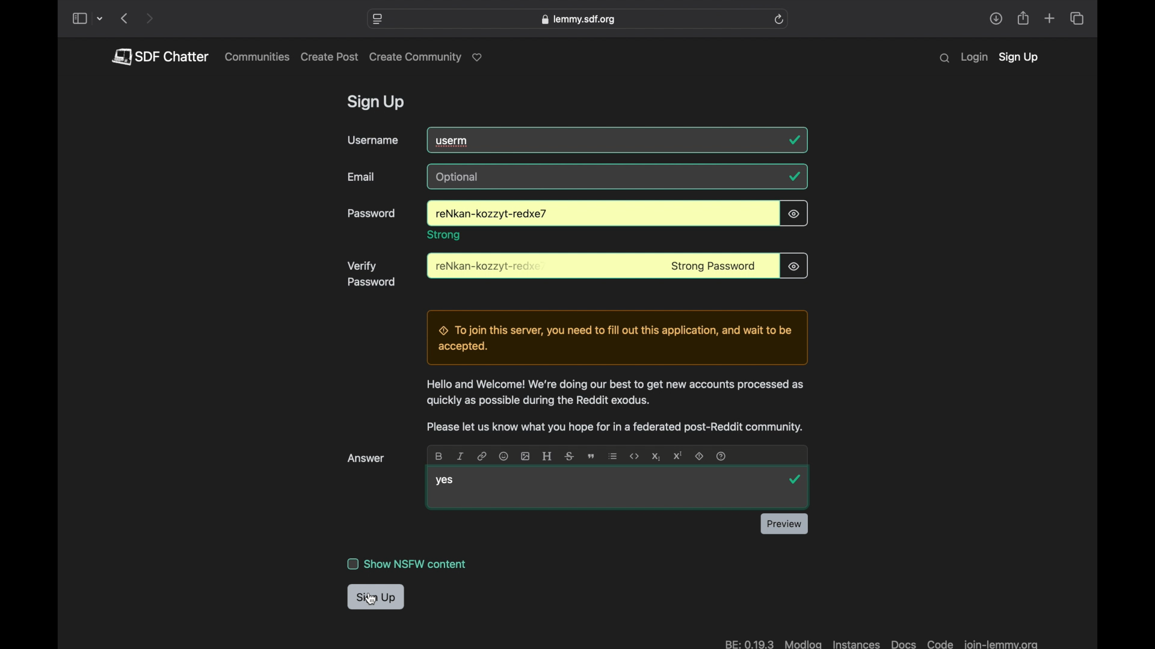  I want to click on search, so click(944, 58).